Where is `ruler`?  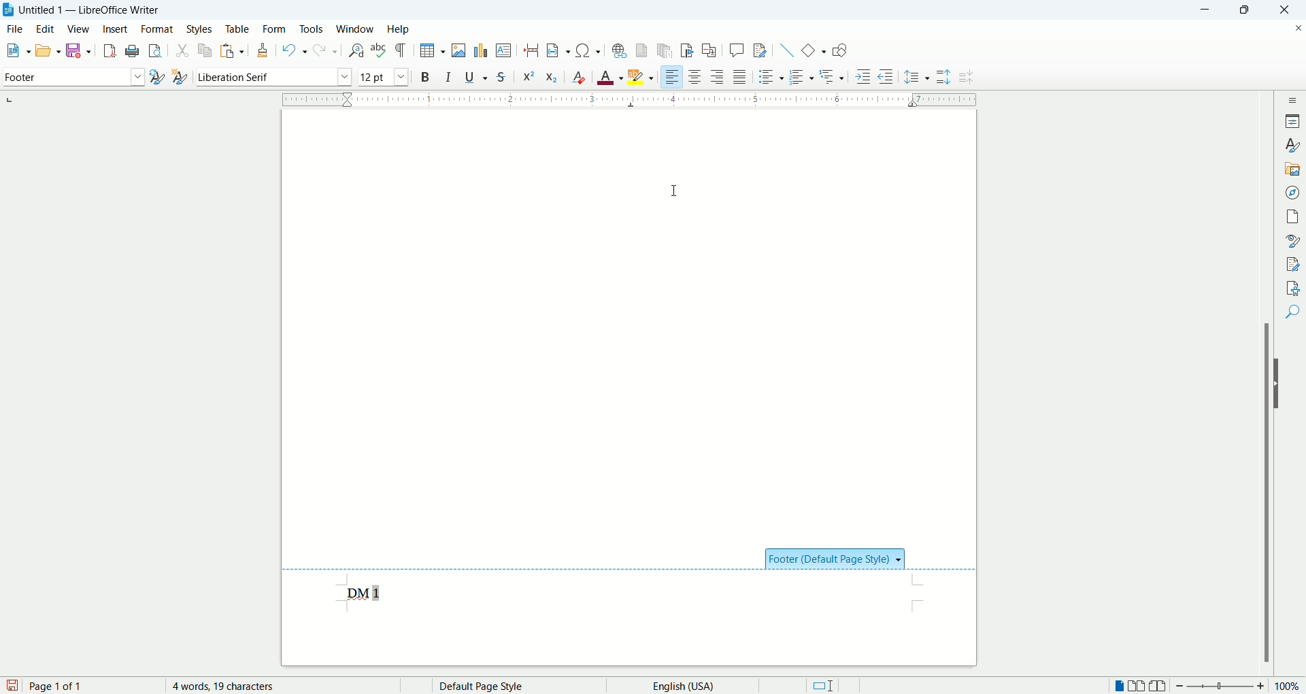
ruler is located at coordinates (629, 98).